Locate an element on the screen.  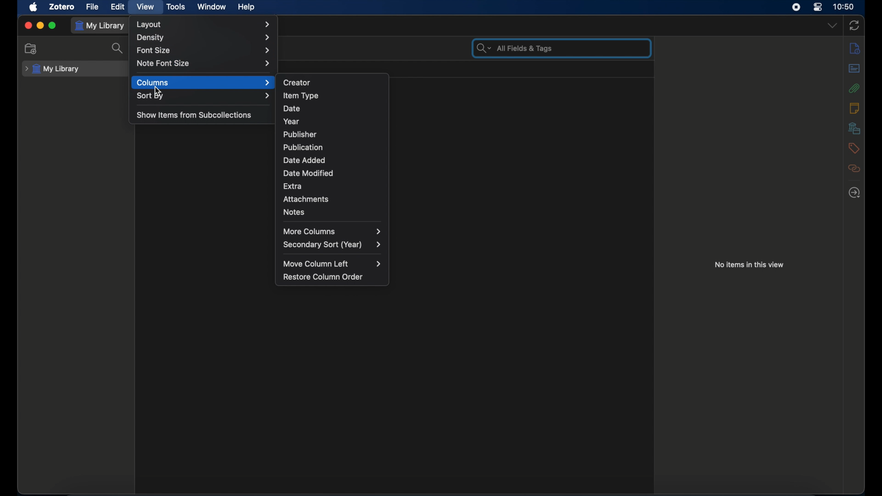
secondary sort is located at coordinates (332, 245).